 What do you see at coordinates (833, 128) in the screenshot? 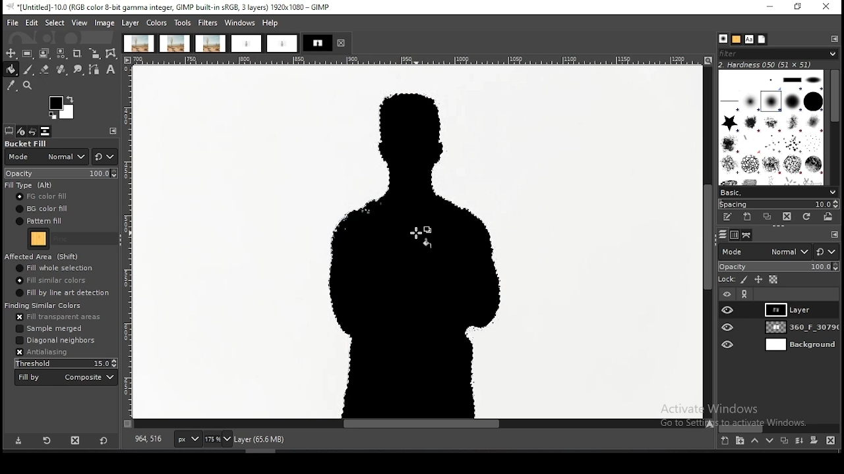
I see `scroll bar` at bounding box center [833, 128].